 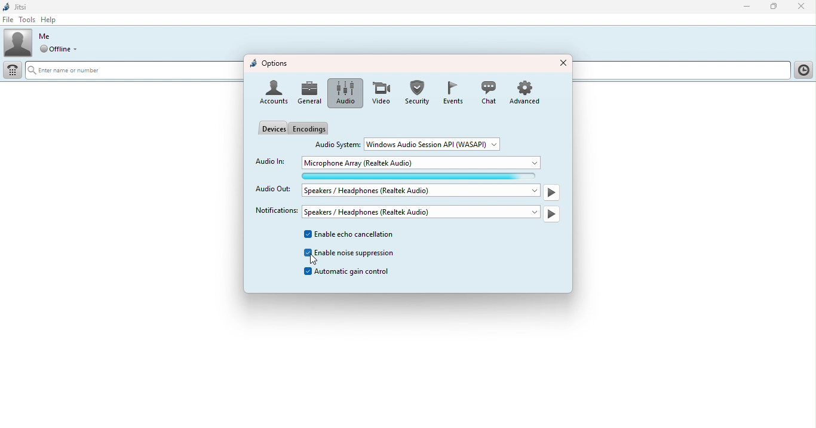 I want to click on Enable noise suppression, so click(x=352, y=253).